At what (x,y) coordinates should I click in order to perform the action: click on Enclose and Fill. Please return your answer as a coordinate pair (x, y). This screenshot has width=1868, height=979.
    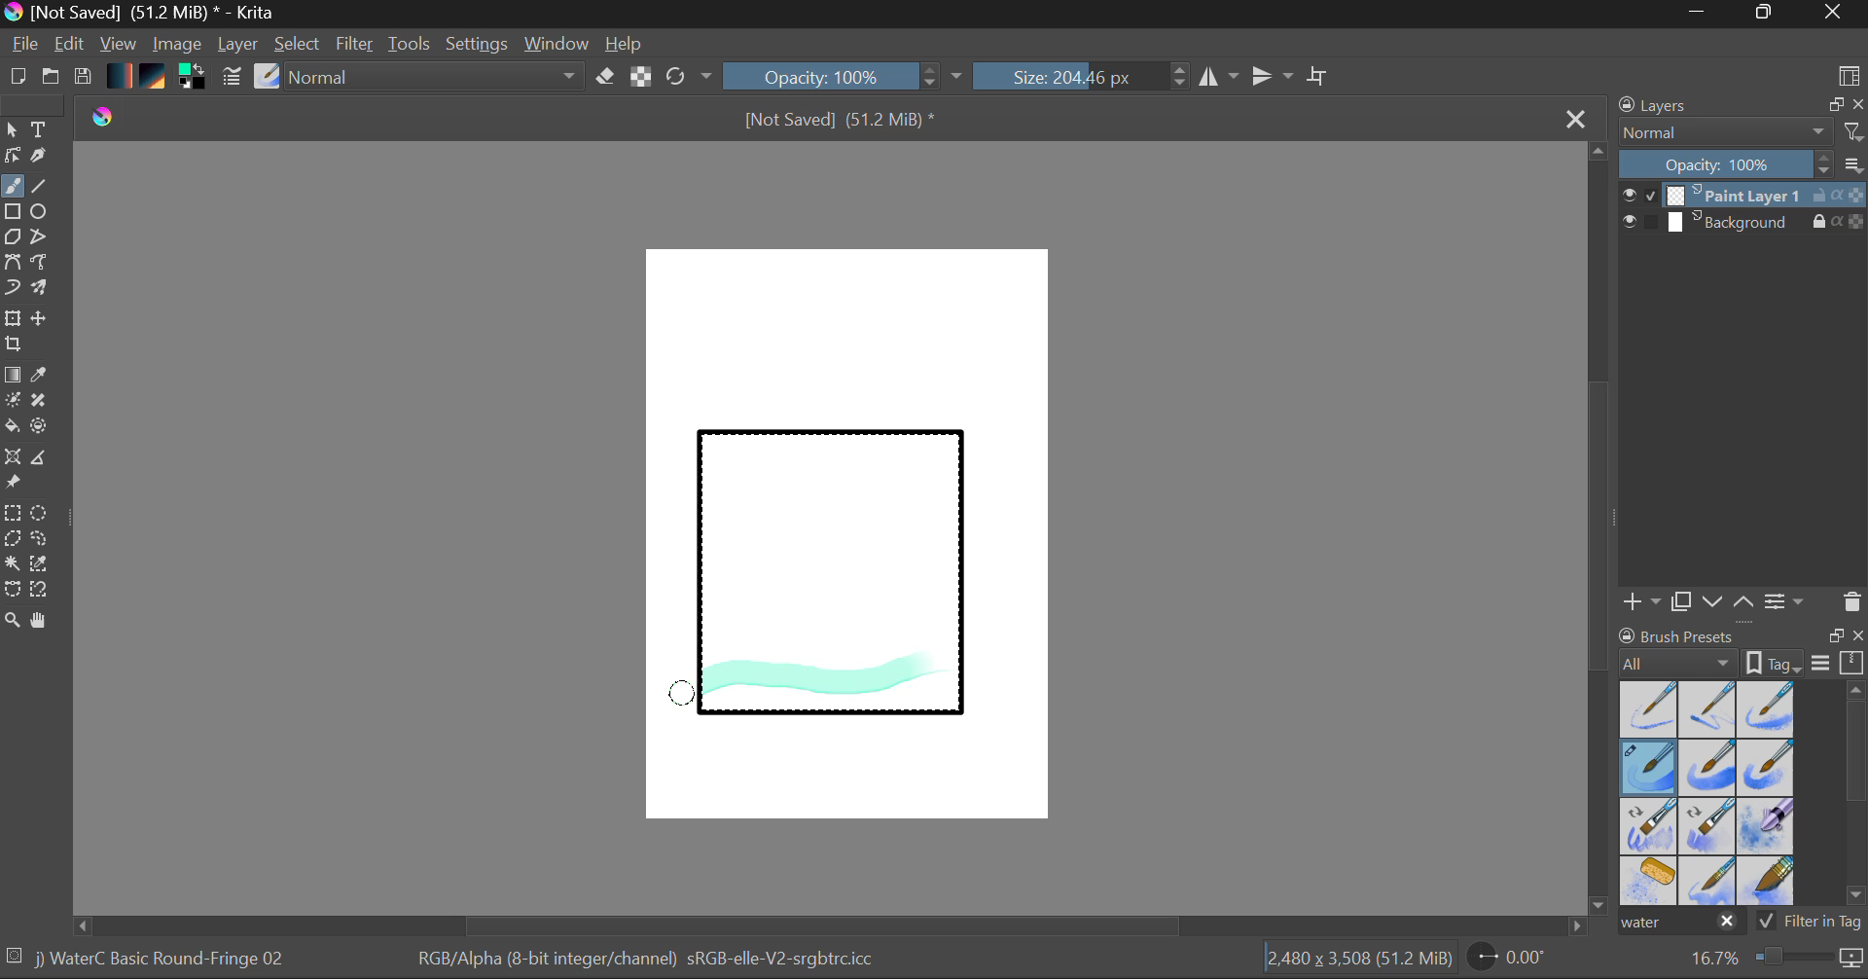
    Looking at the image, I should click on (43, 428).